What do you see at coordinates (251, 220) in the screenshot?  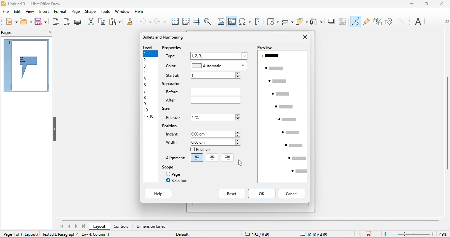 I see `horizontal scroll bar` at bounding box center [251, 220].